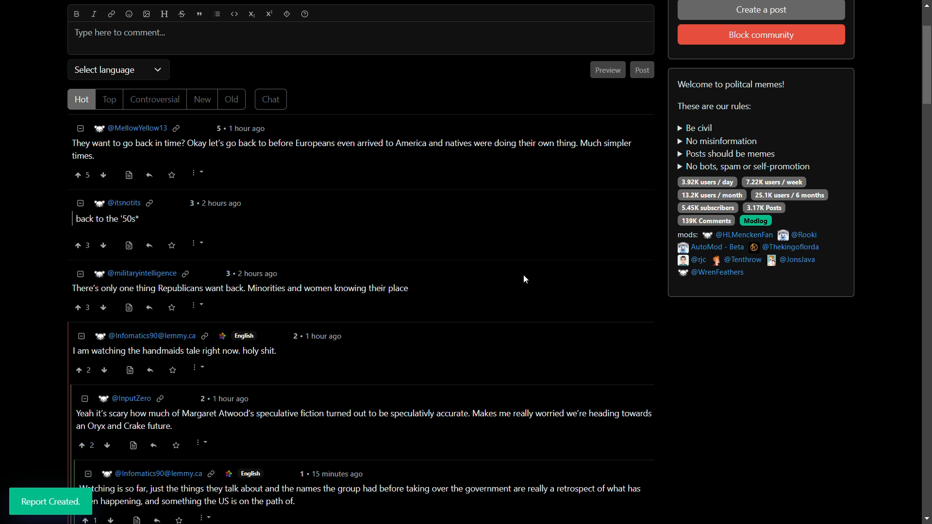  What do you see at coordinates (234, 14) in the screenshot?
I see `code` at bounding box center [234, 14].